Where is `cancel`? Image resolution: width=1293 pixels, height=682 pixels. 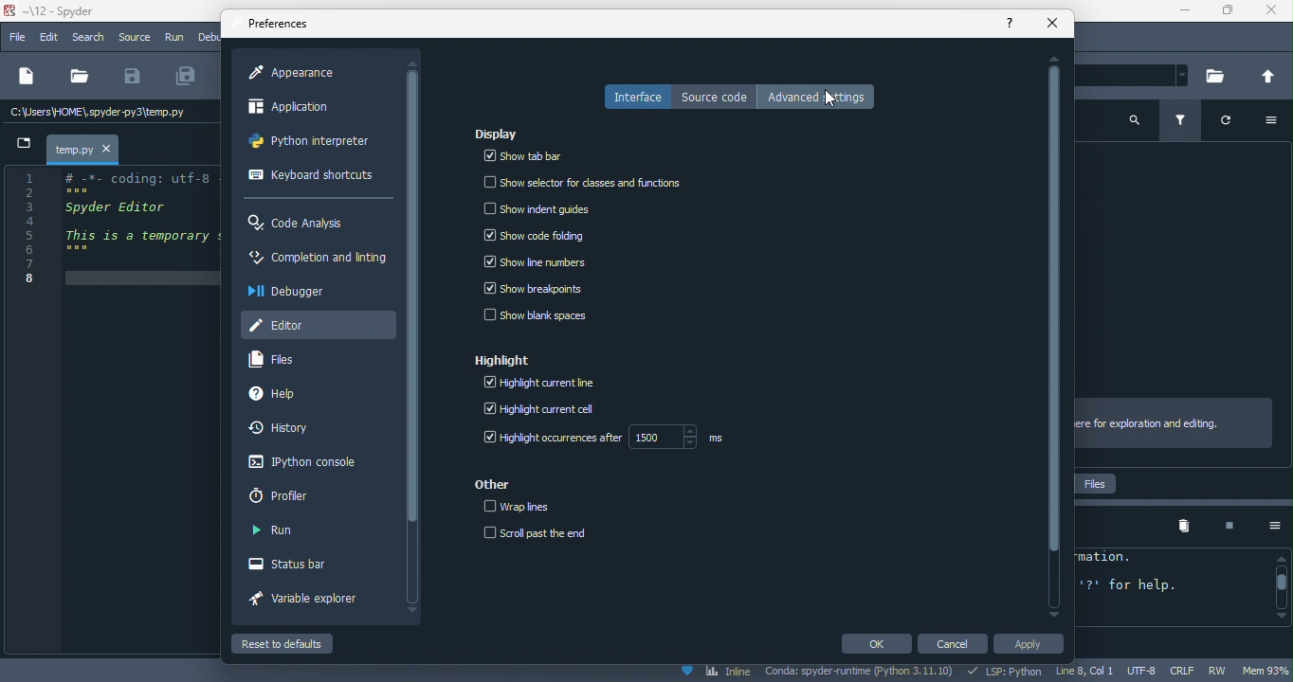 cancel is located at coordinates (956, 644).